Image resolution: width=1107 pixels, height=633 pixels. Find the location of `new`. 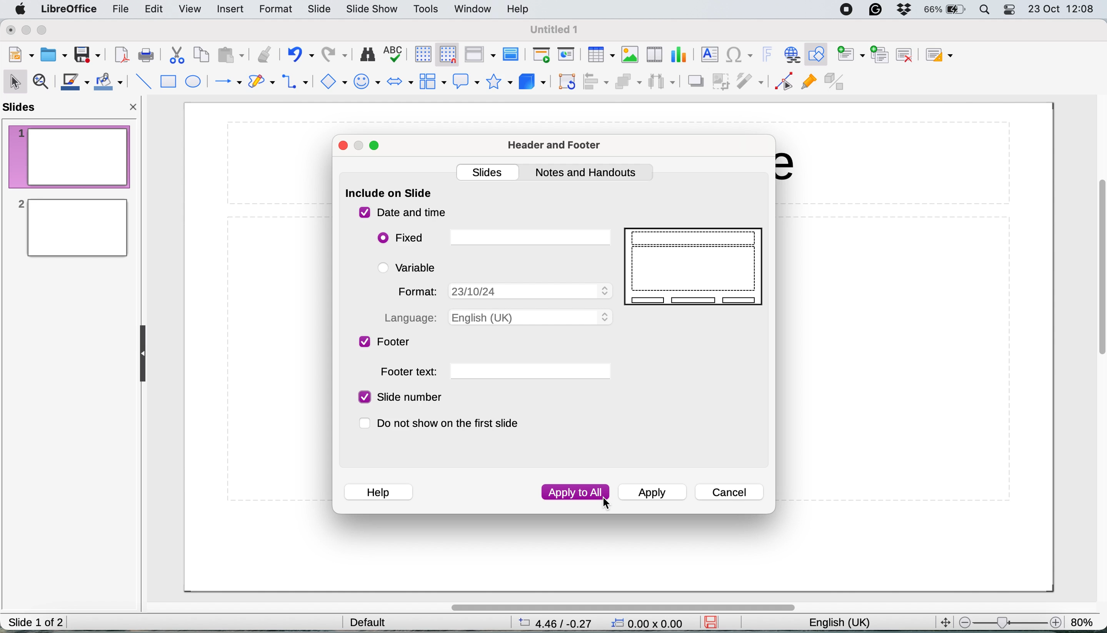

new is located at coordinates (22, 55).